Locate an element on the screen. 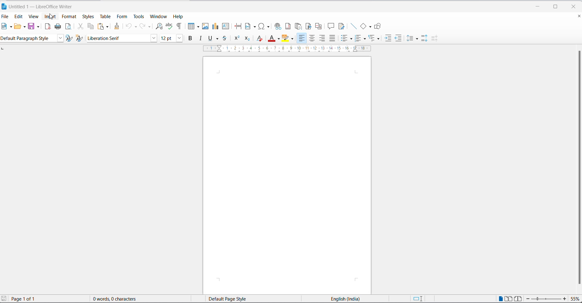 The height and width of the screenshot is (303, 582). insert hyperlink is located at coordinates (278, 26).